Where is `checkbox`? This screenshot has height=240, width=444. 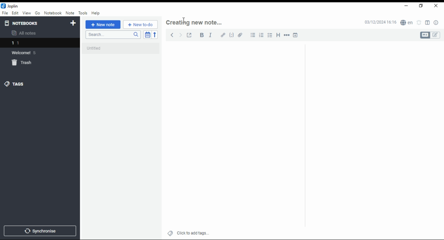 checkbox is located at coordinates (269, 36).